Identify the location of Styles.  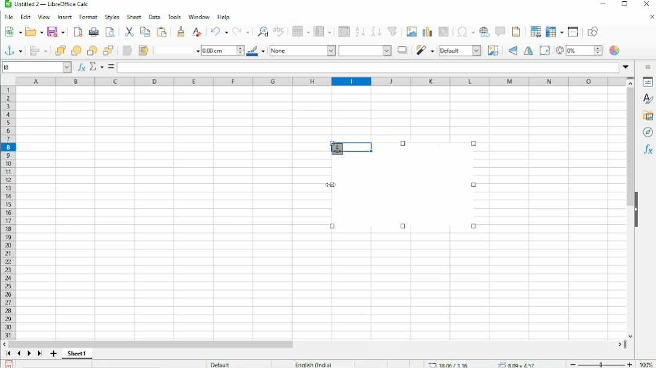
(646, 98).